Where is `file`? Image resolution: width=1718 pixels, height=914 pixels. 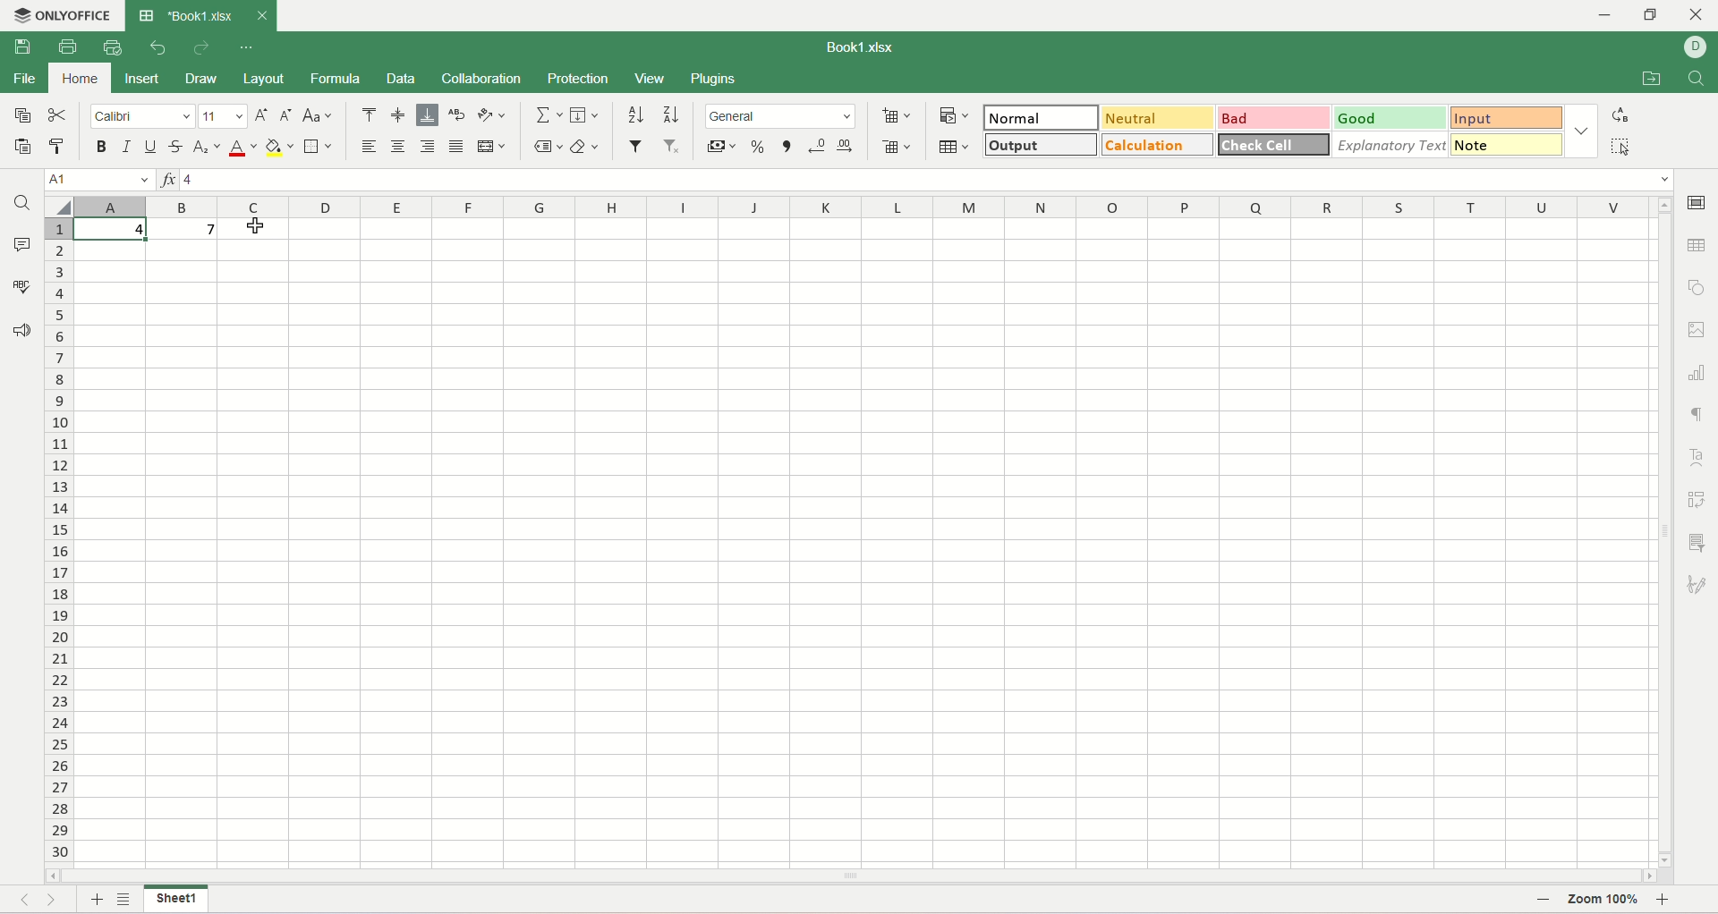
file is located at coordinates (23, 79).